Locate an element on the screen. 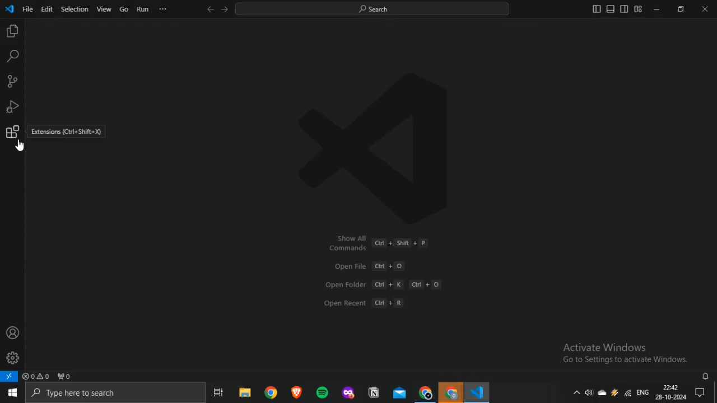  Selection is located at coordinates (74, 9).